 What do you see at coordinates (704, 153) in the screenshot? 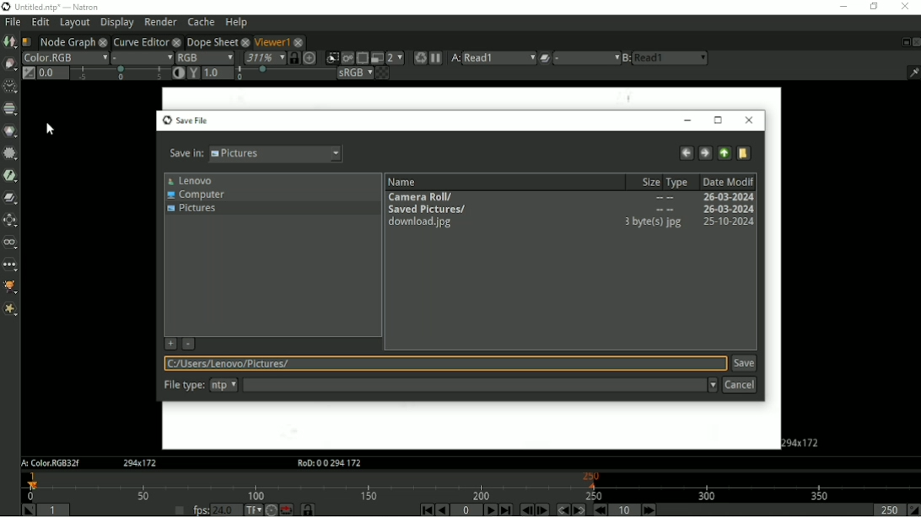
I see `Go forward` at bounding box center [704, 153].